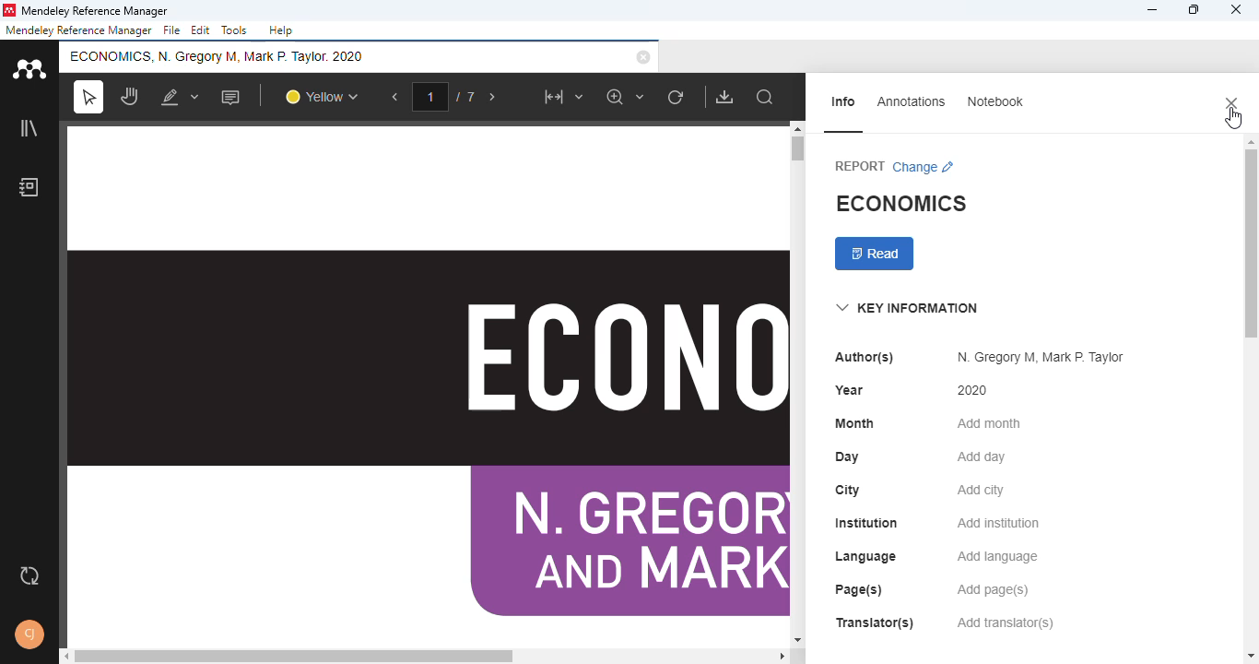 This screenshot has height=664, width=1259. Describe the element at coordinates (446, 97) in the screenshot. I see `1/7` at that location.